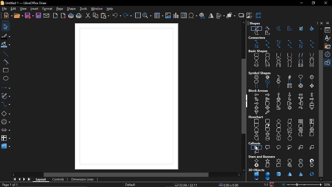 The height and width of the screenshot is (187, 332). I want to click on cuboid, so click(278, 66).